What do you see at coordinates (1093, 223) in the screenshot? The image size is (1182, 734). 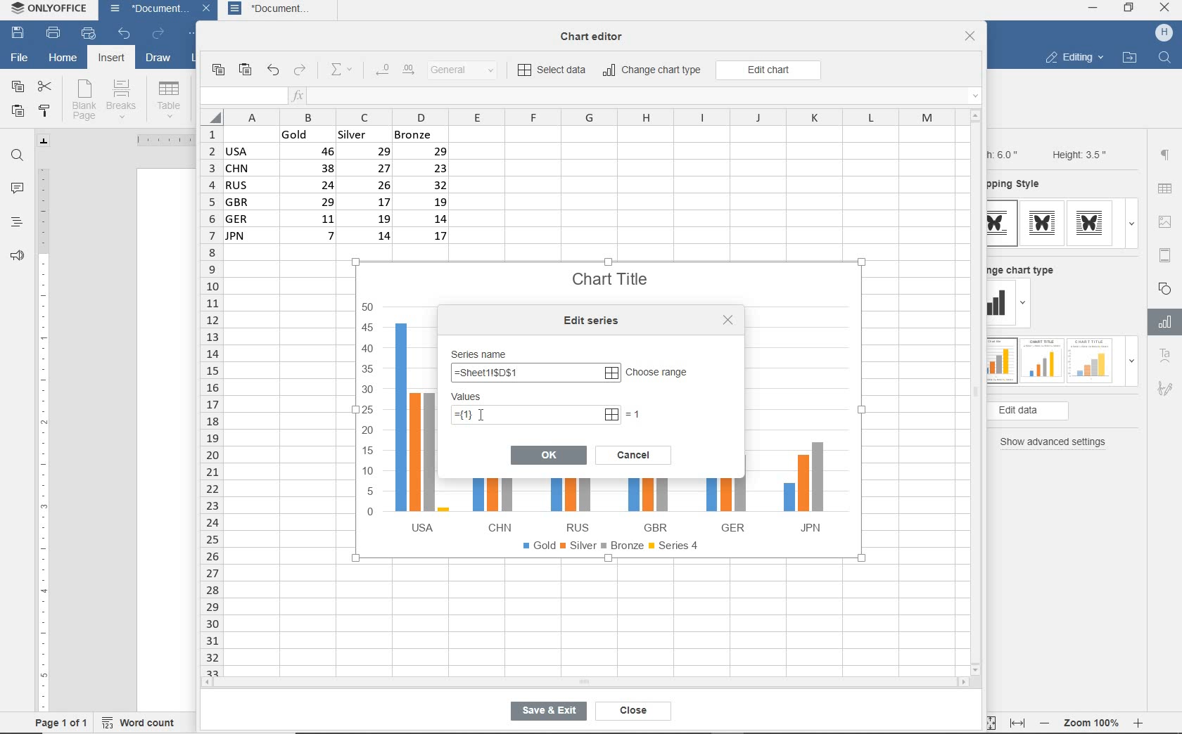 I see `type 3` at bounding box center [1093, 223].